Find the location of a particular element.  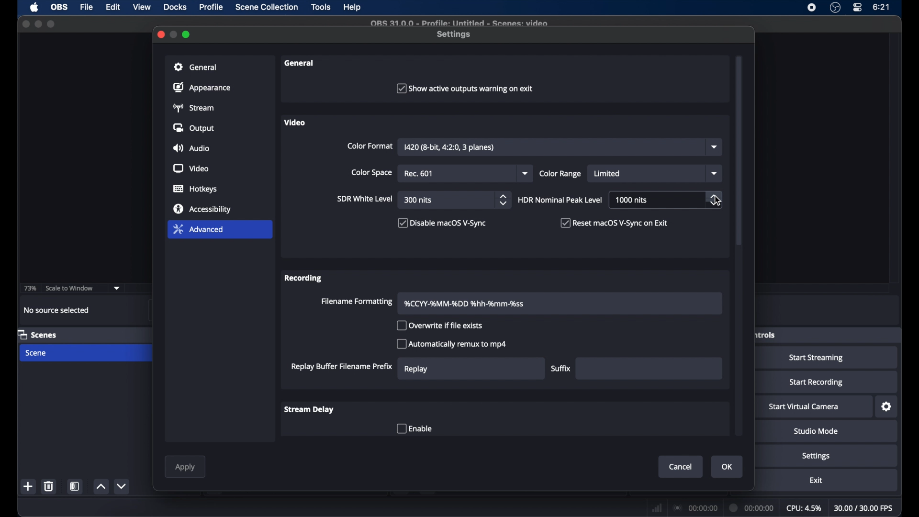

minimize is located at coordinates (38, 24).